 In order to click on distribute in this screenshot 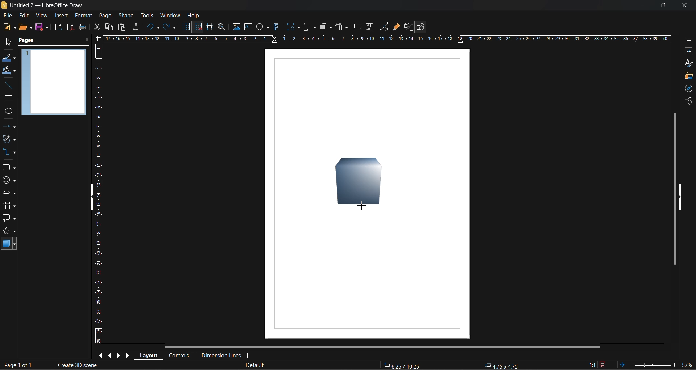, I will do `click(342, 26)`.